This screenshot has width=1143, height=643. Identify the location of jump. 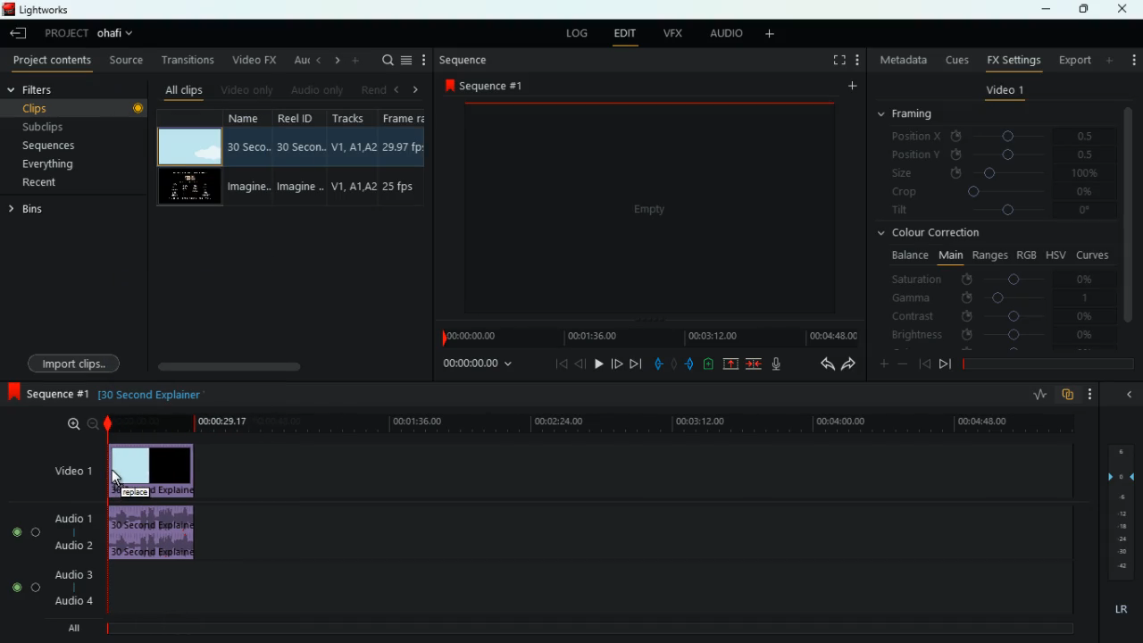
(616, 364).